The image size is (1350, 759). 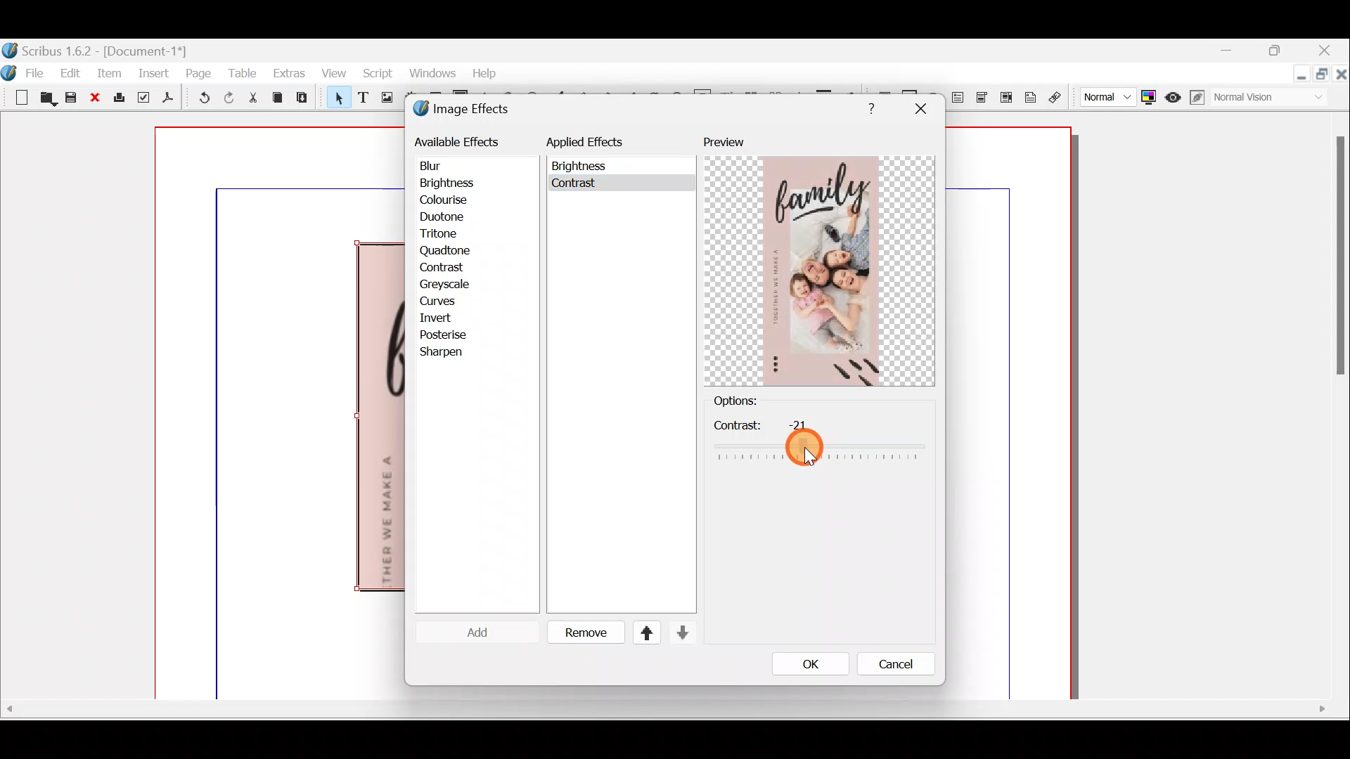 I want to click on Cursor, so click(x=467, y=632).